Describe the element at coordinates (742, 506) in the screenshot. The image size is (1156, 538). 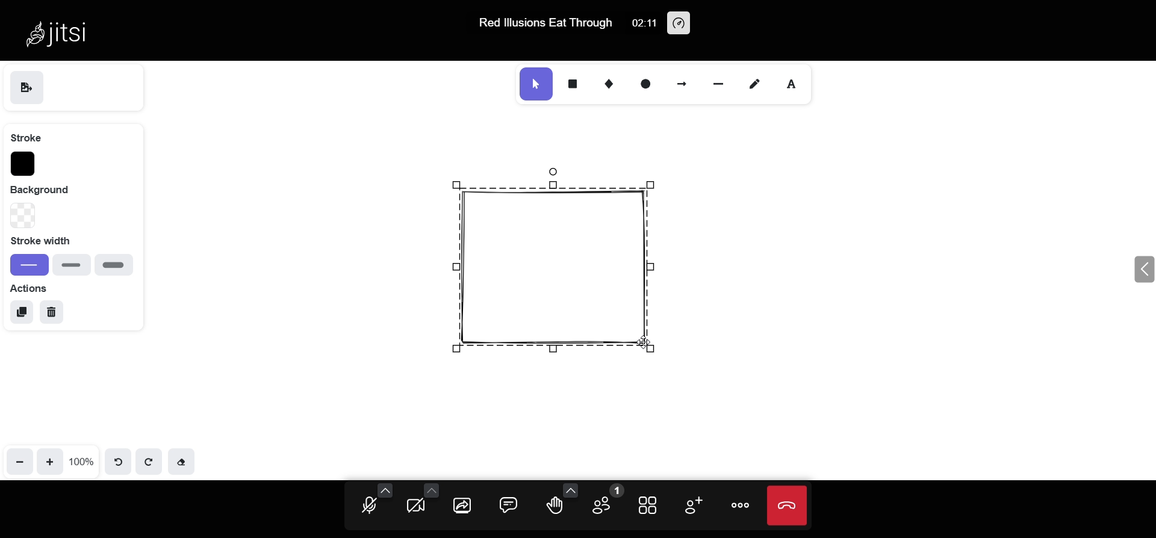
I see `more` at that location.